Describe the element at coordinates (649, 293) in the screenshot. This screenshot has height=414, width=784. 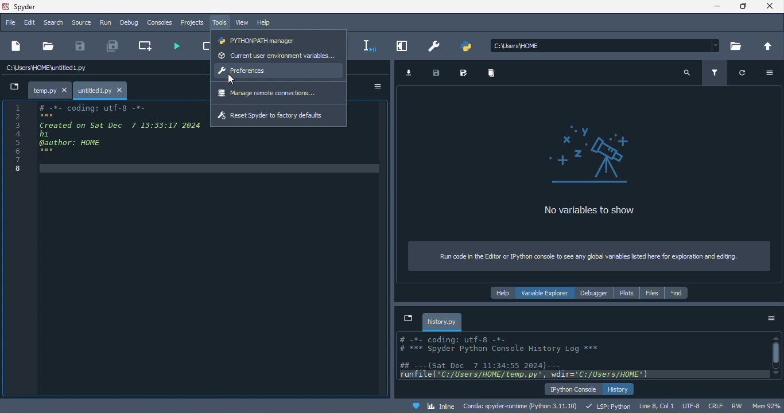
I see `files` at that location.